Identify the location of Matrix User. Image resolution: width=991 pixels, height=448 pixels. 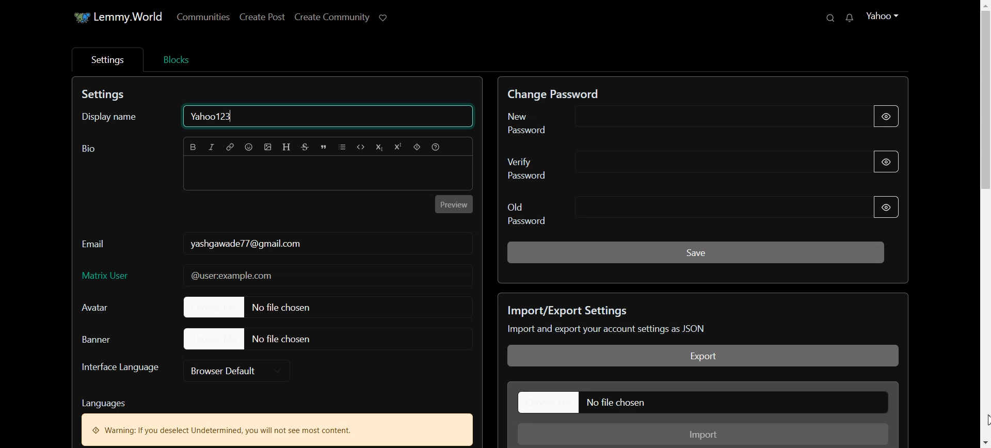
(276, 276).